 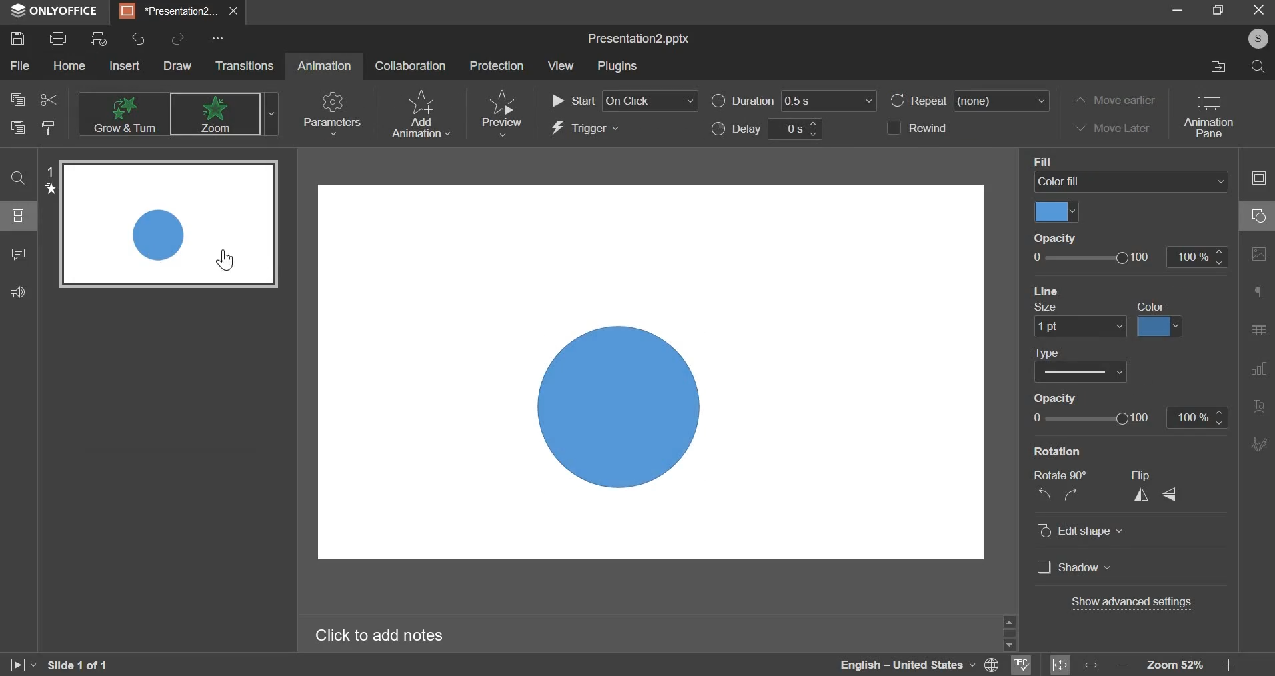 I want to click on advanced settings, so click(x=1132, y=602).